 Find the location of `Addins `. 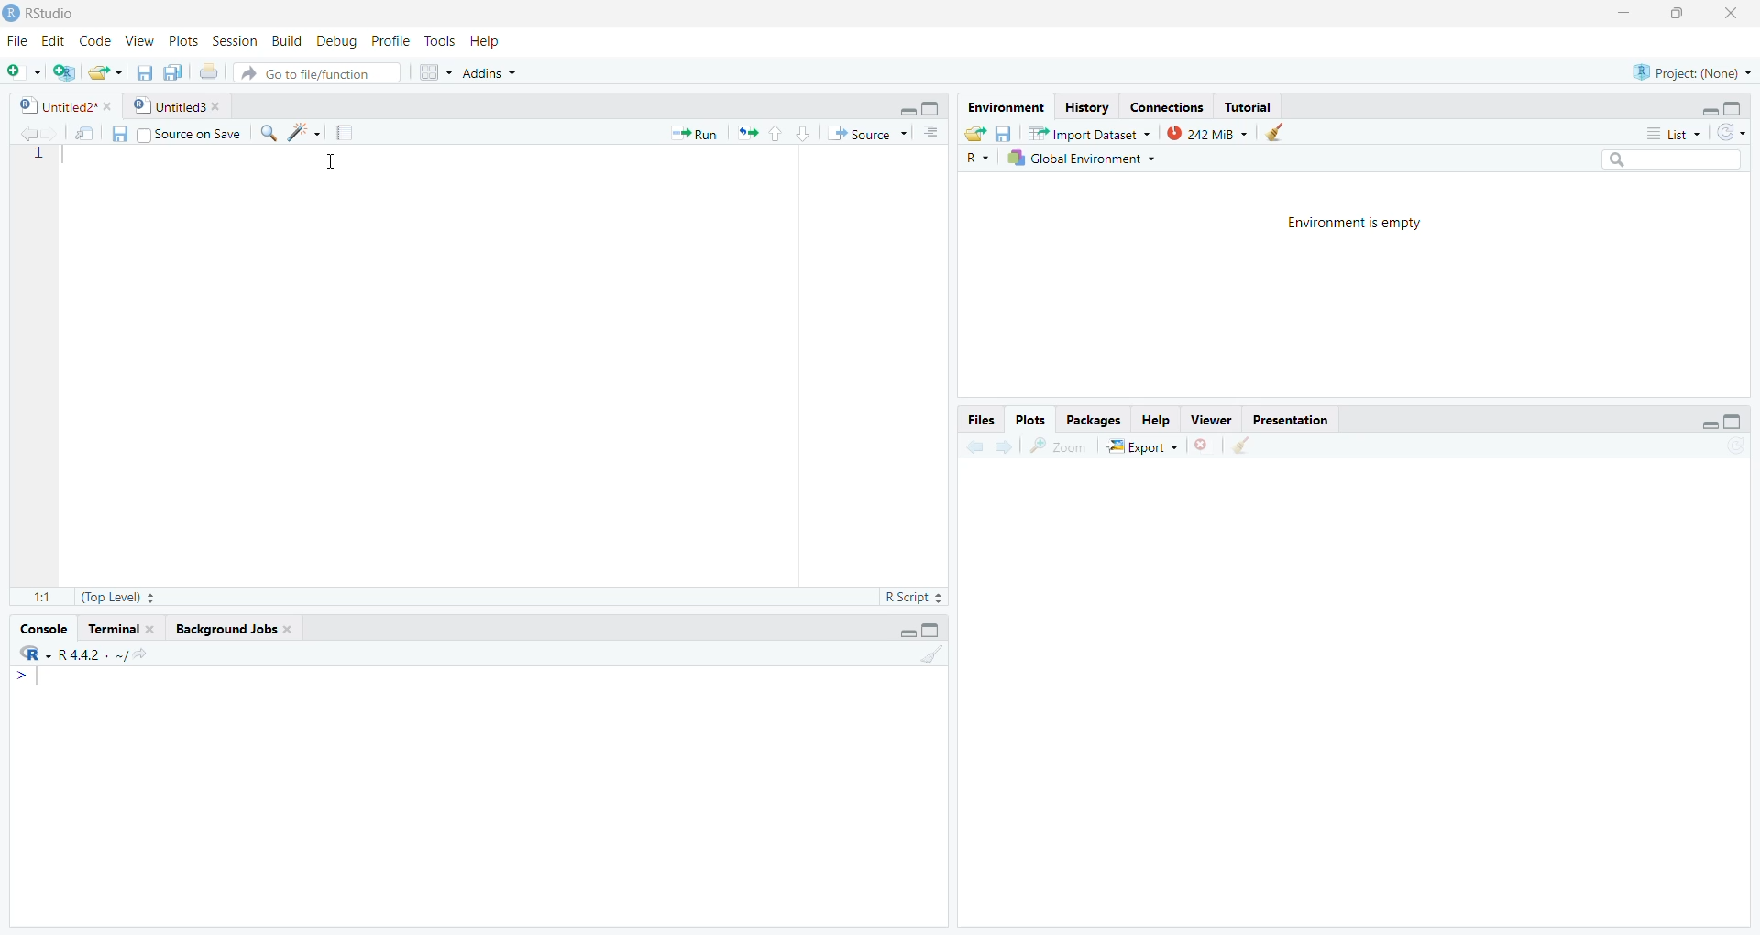

Addins  is located at coordinates (488, 71).